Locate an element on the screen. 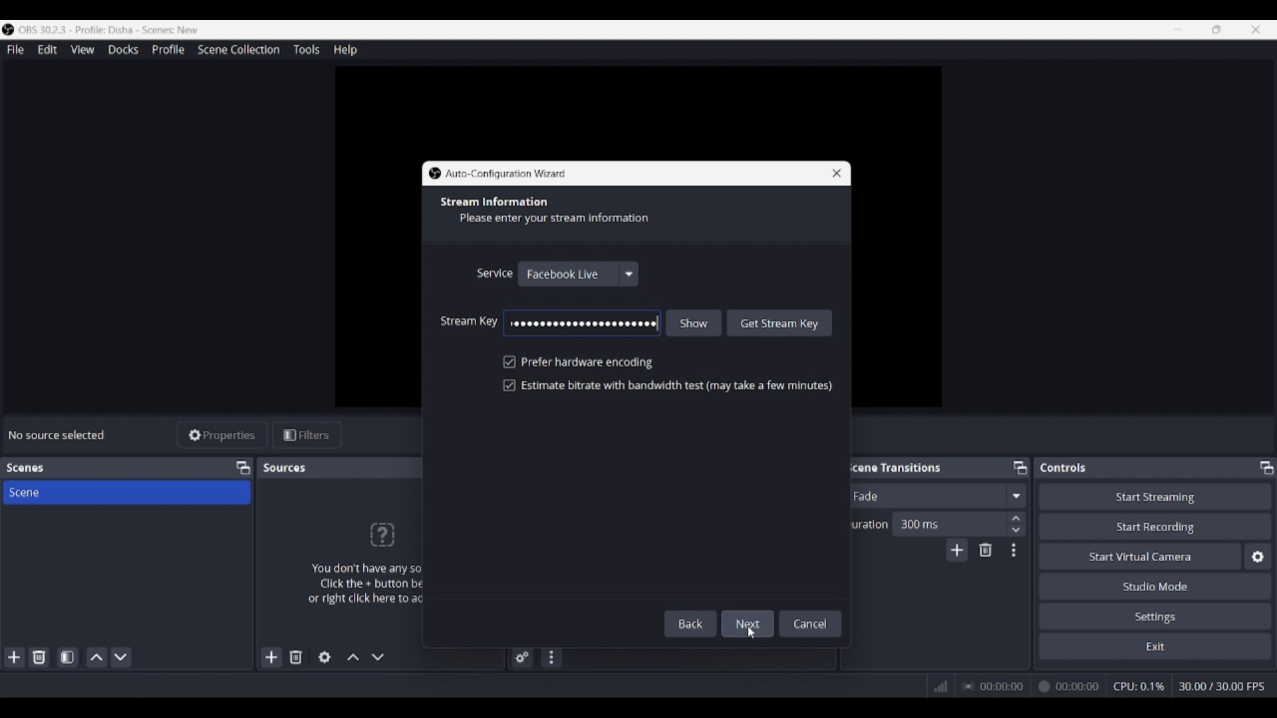 The height and width of the screenshot is (718, 1277). Cancel is located at coordinates (811, 622).